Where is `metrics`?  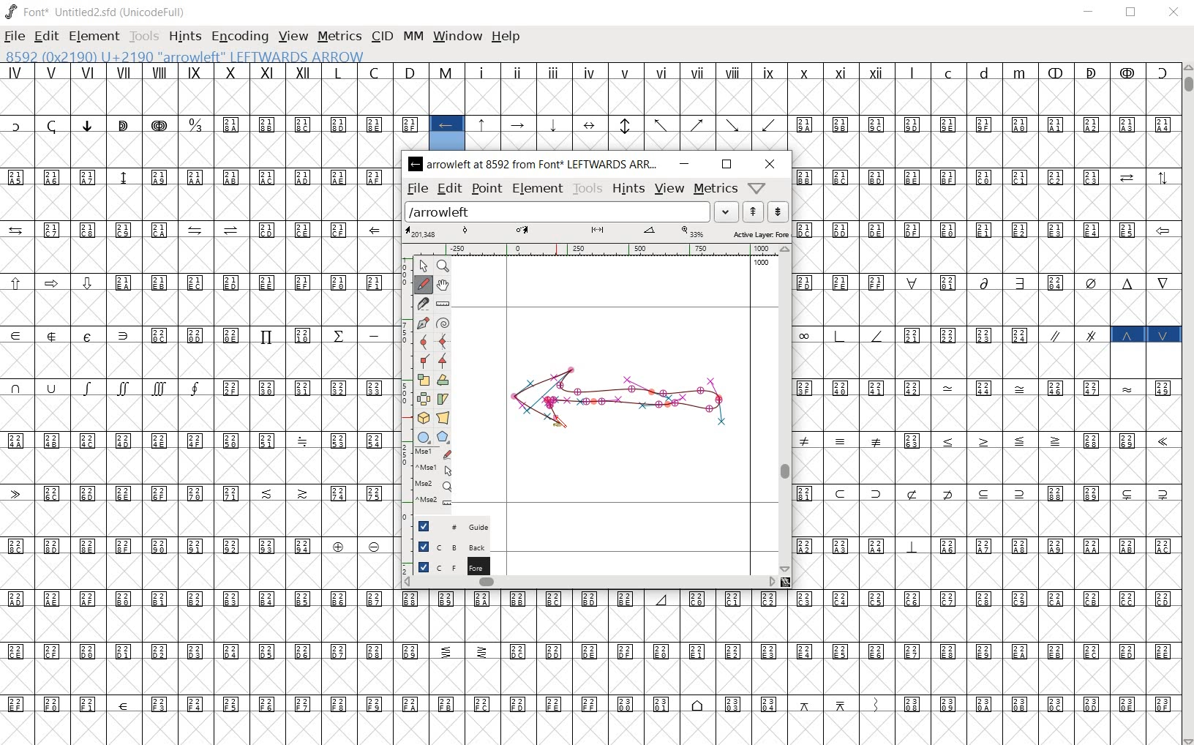 metrics is located at coordinates (714, 188).